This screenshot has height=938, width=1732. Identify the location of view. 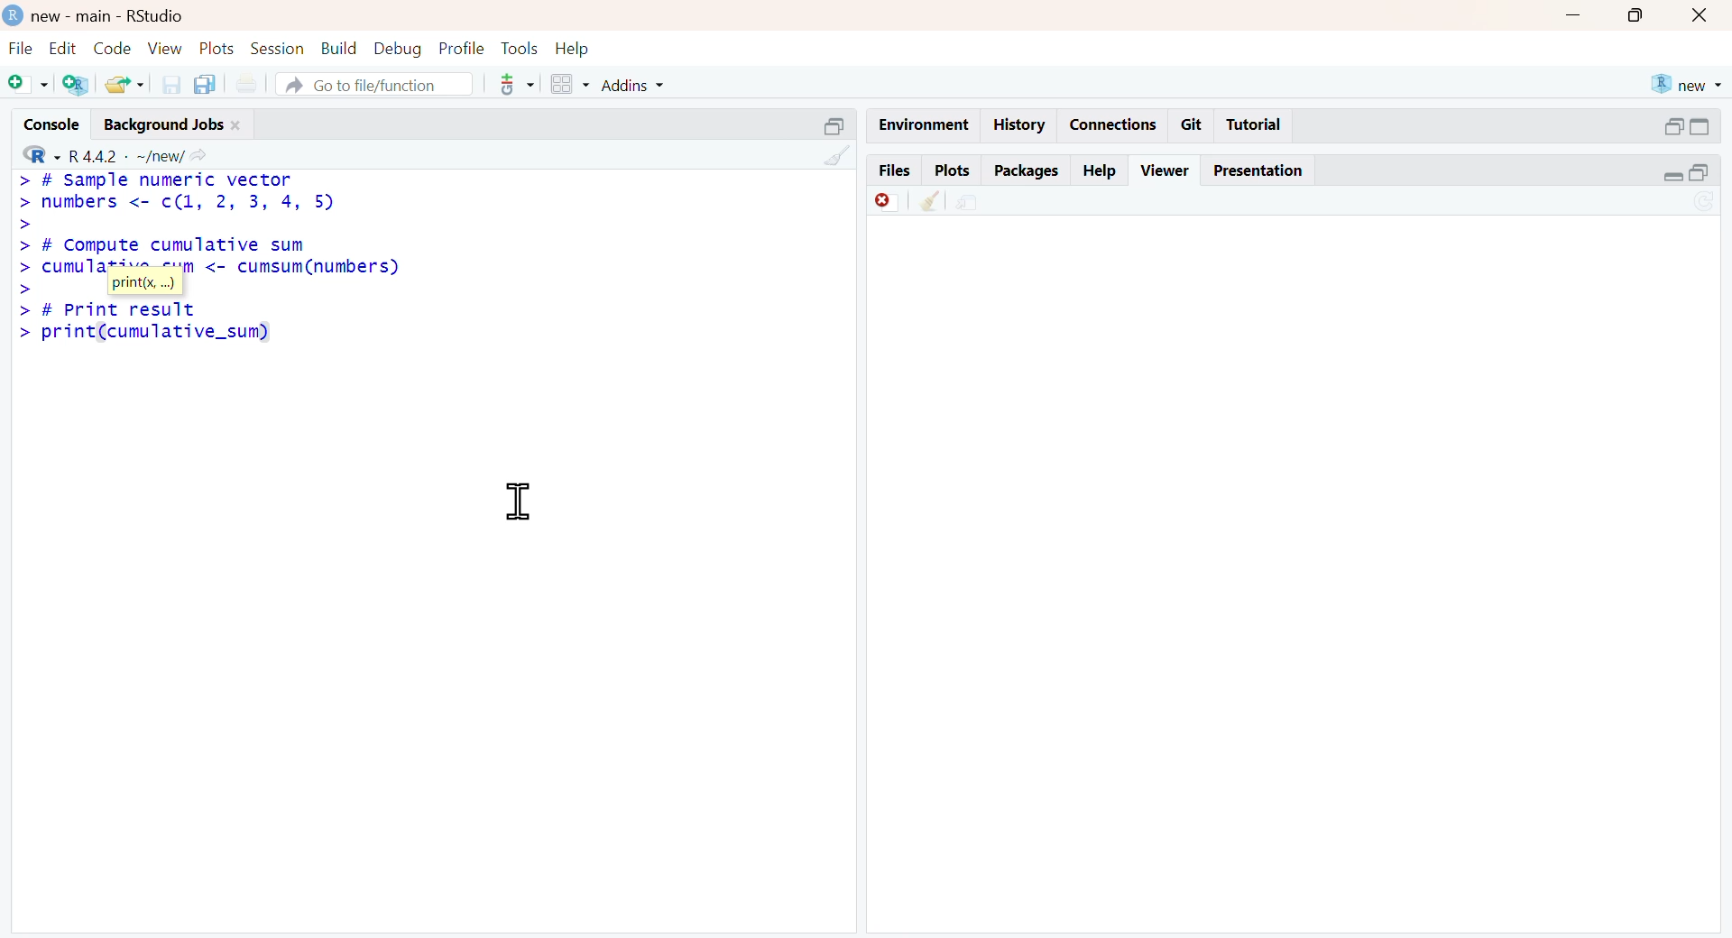
(166, 48).